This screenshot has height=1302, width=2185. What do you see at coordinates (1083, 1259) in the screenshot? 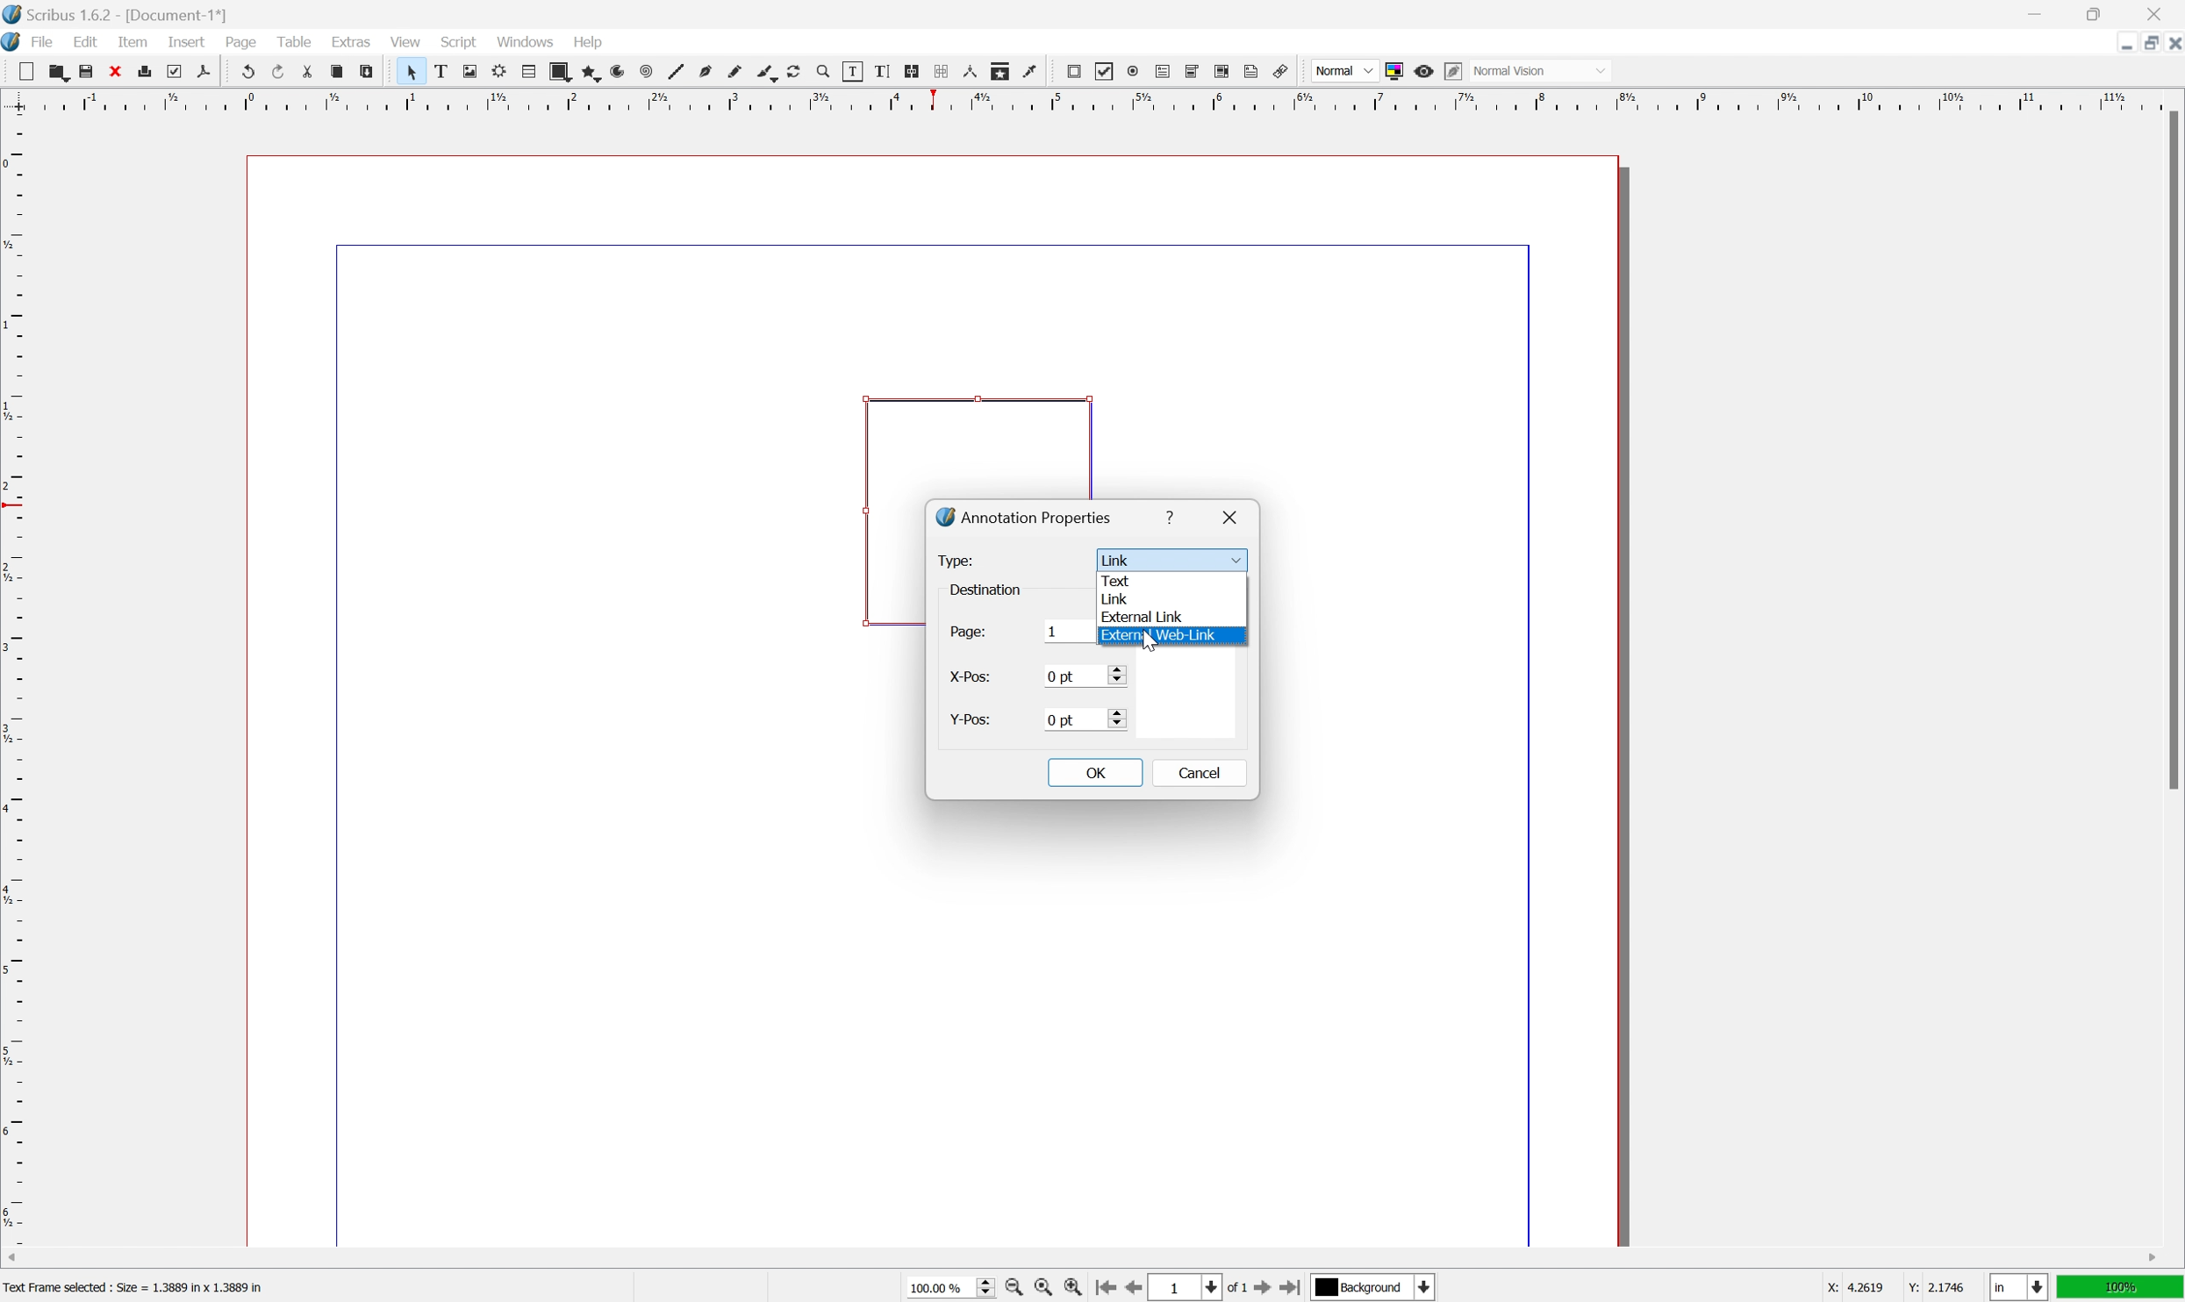
I see `scroll bar` at bounding box center [1083, 1259].